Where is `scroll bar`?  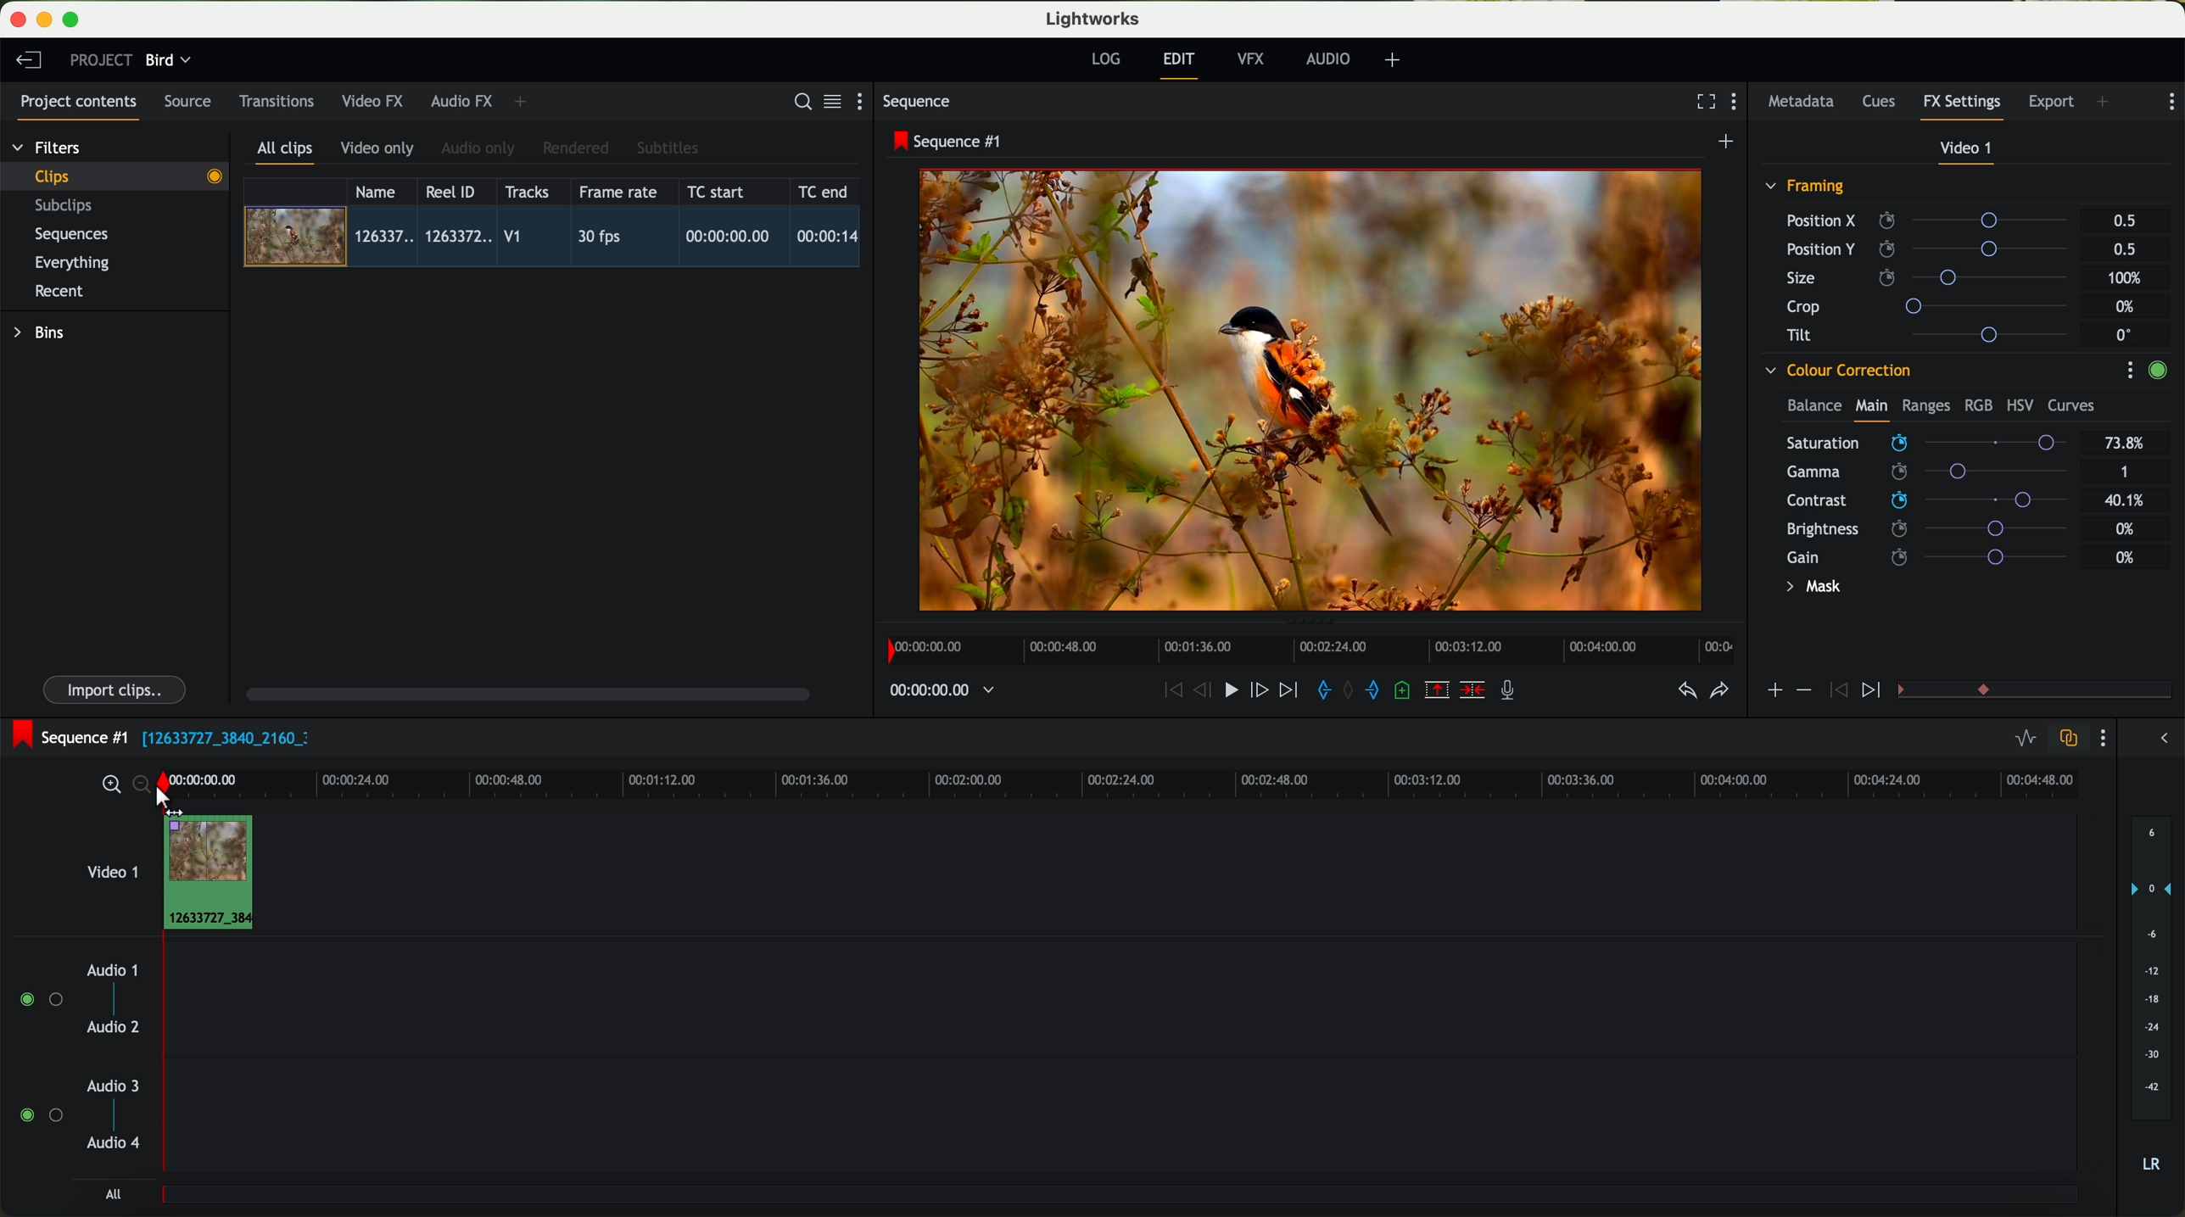 scroll bar is located at coordinates (526, 693).